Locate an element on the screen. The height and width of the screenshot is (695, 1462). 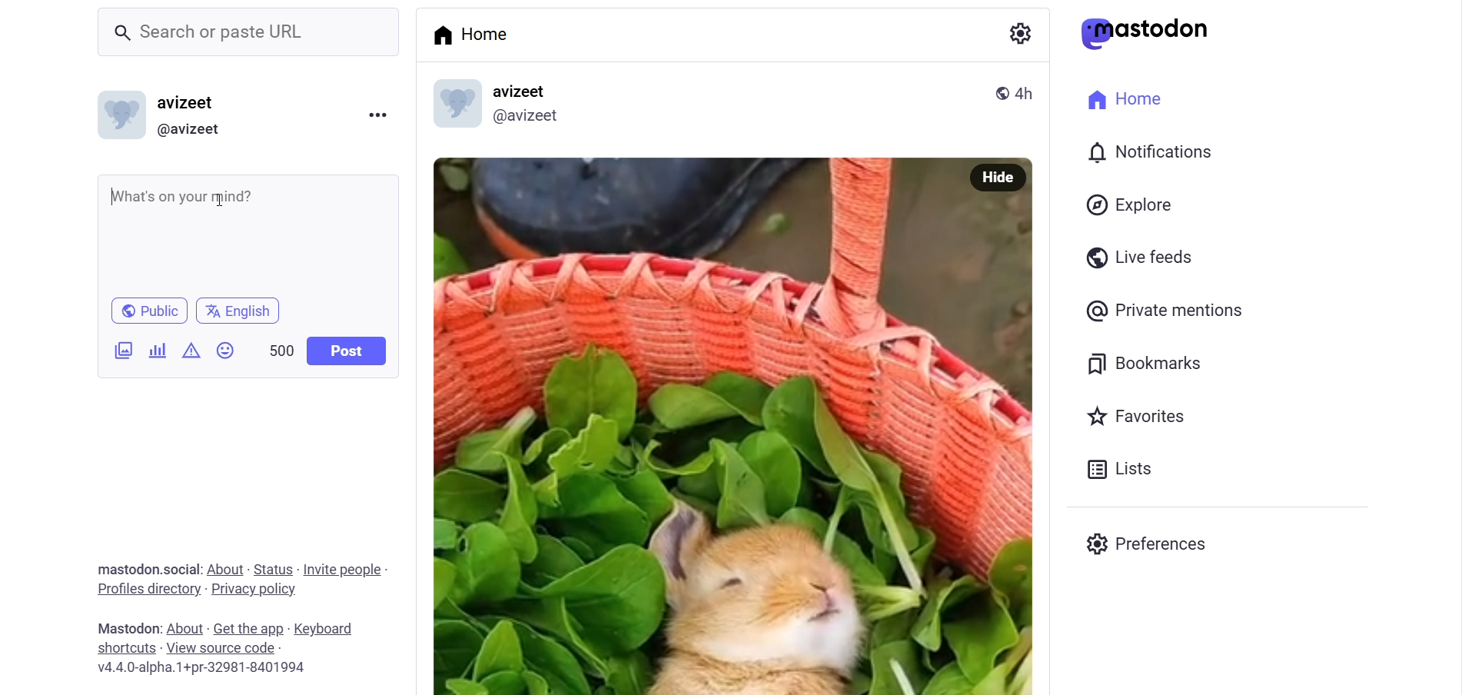
mastodon is located at coordinates (1146, 33).